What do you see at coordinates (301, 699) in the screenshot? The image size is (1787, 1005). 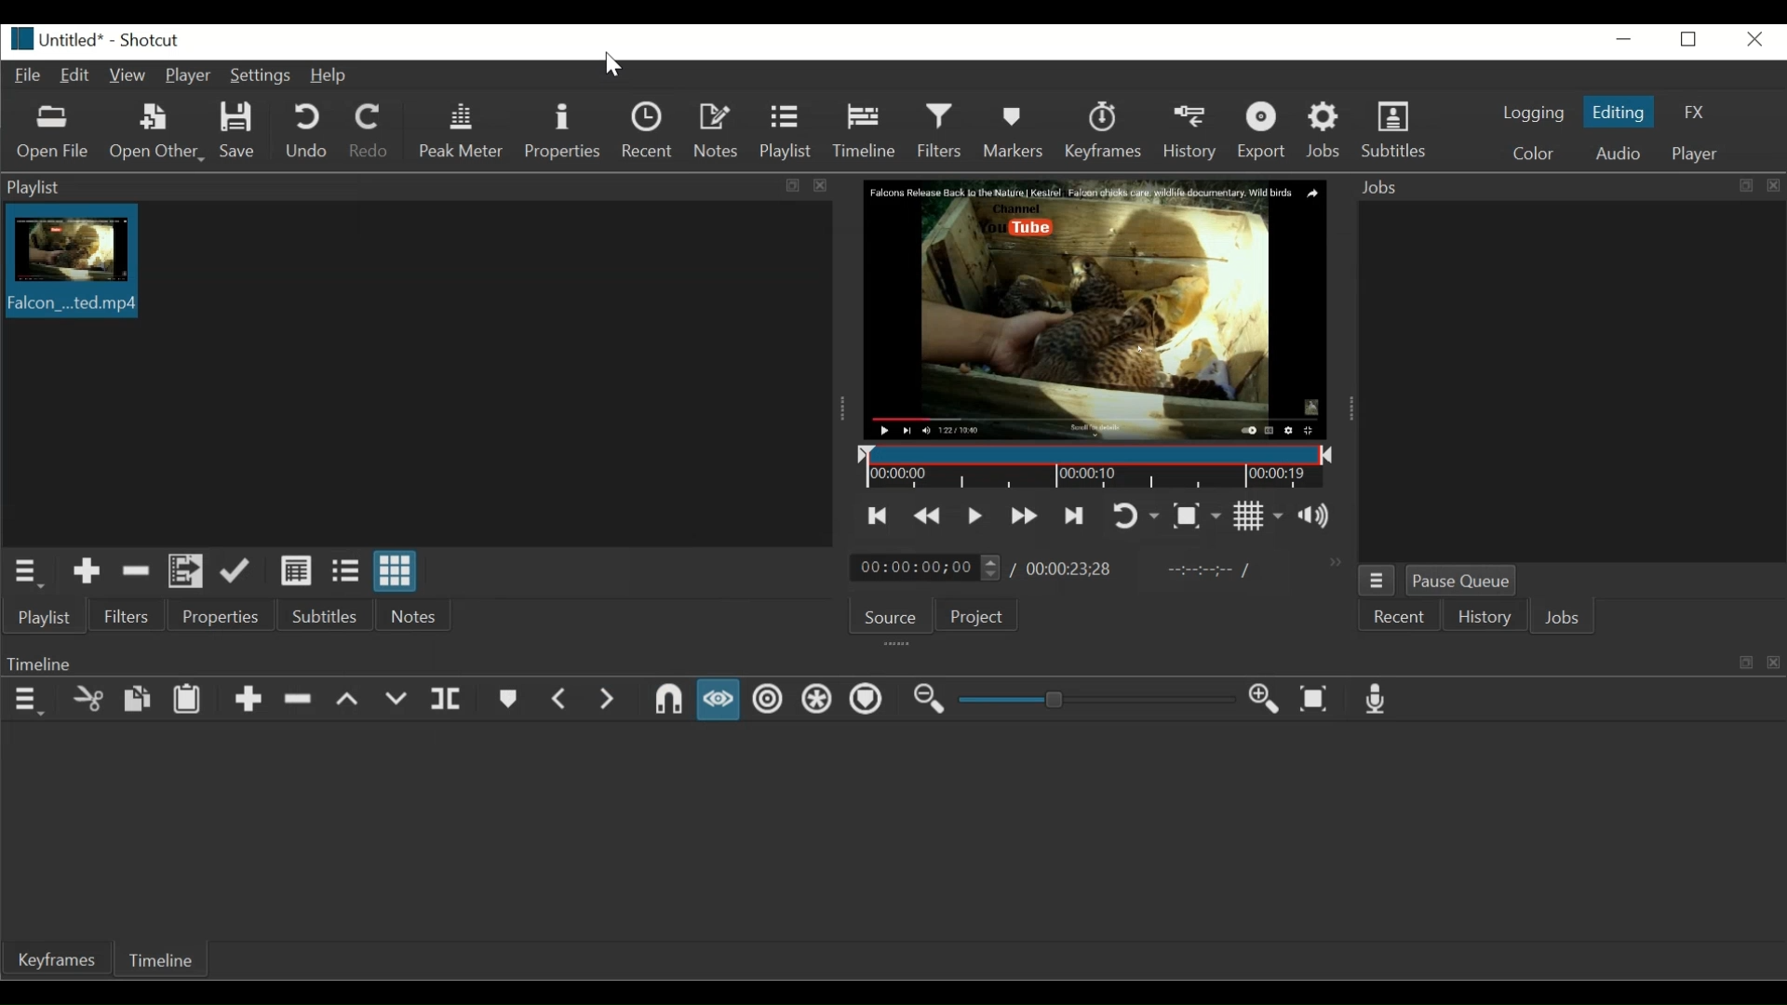 I see `Ripple Delete` at bounding box center [301, 699].